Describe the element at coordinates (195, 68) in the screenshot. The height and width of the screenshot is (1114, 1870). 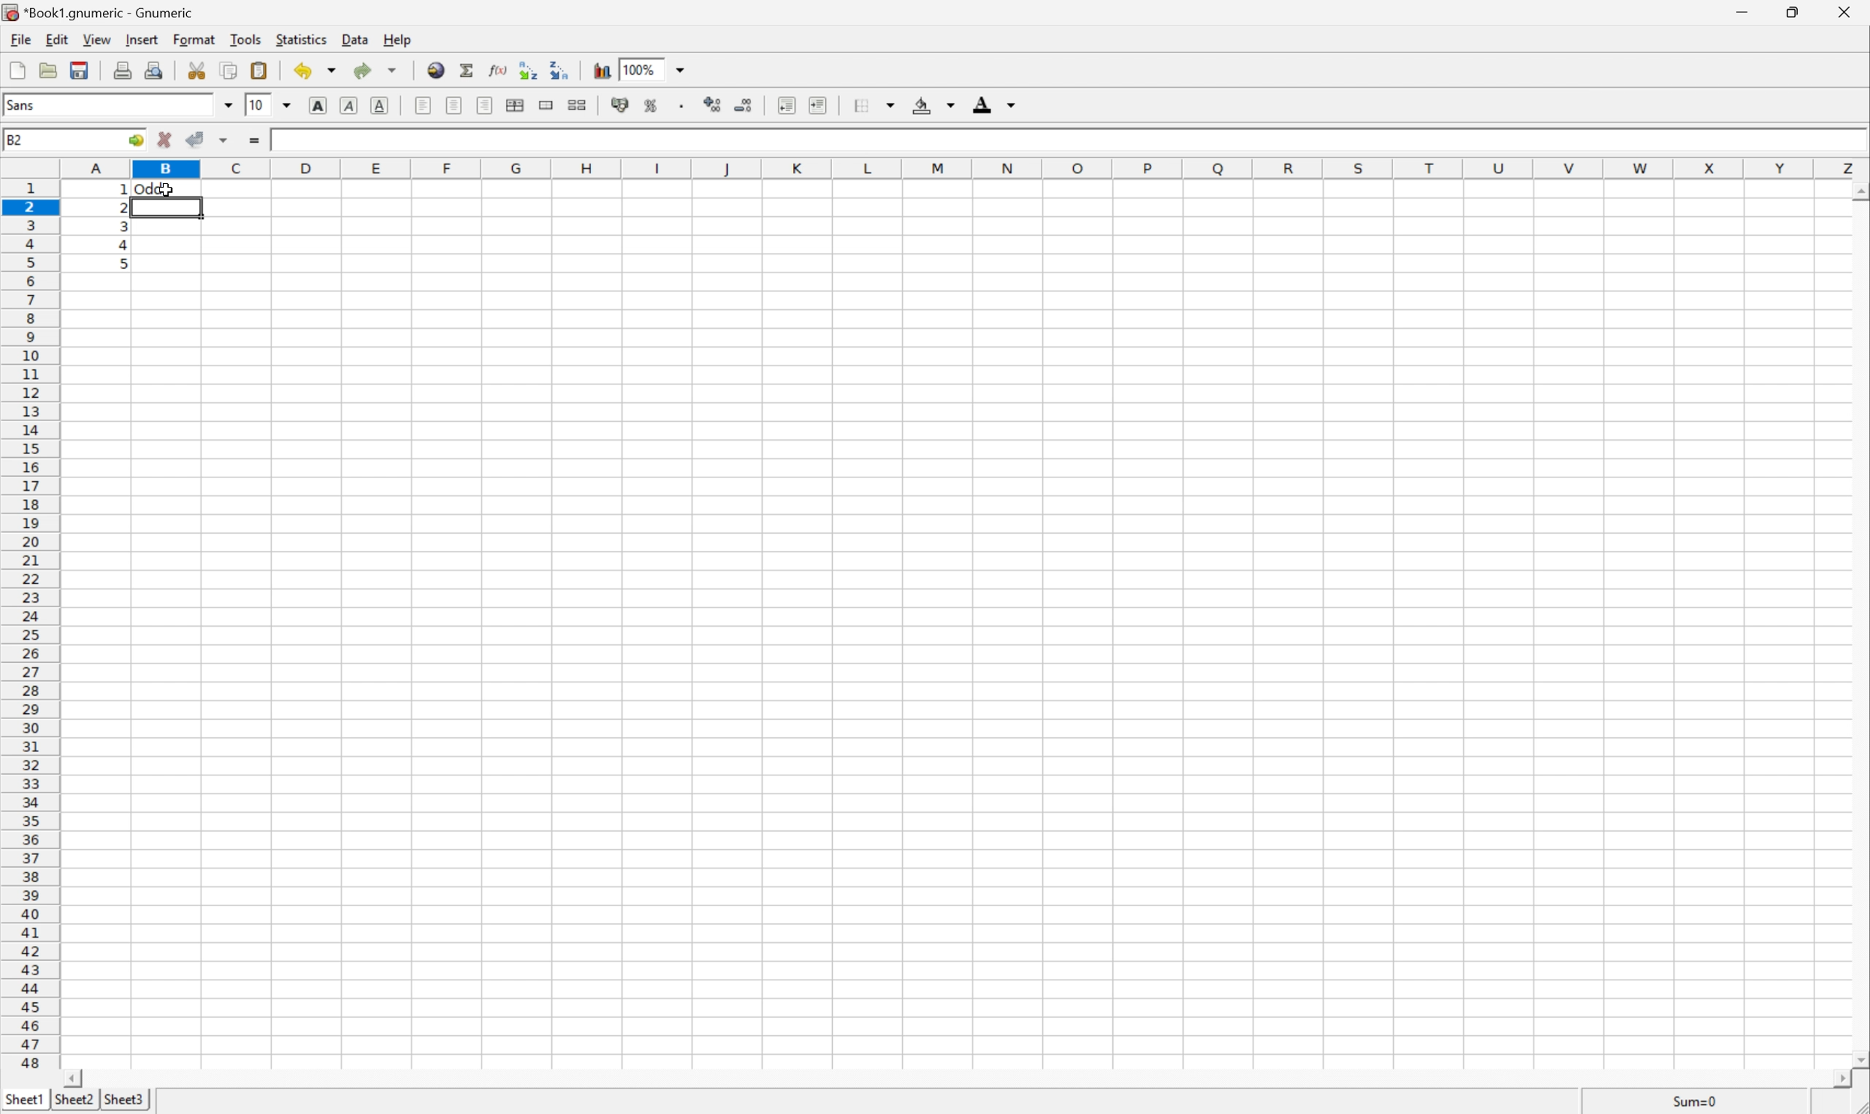
I see `Cut selection` at that location.